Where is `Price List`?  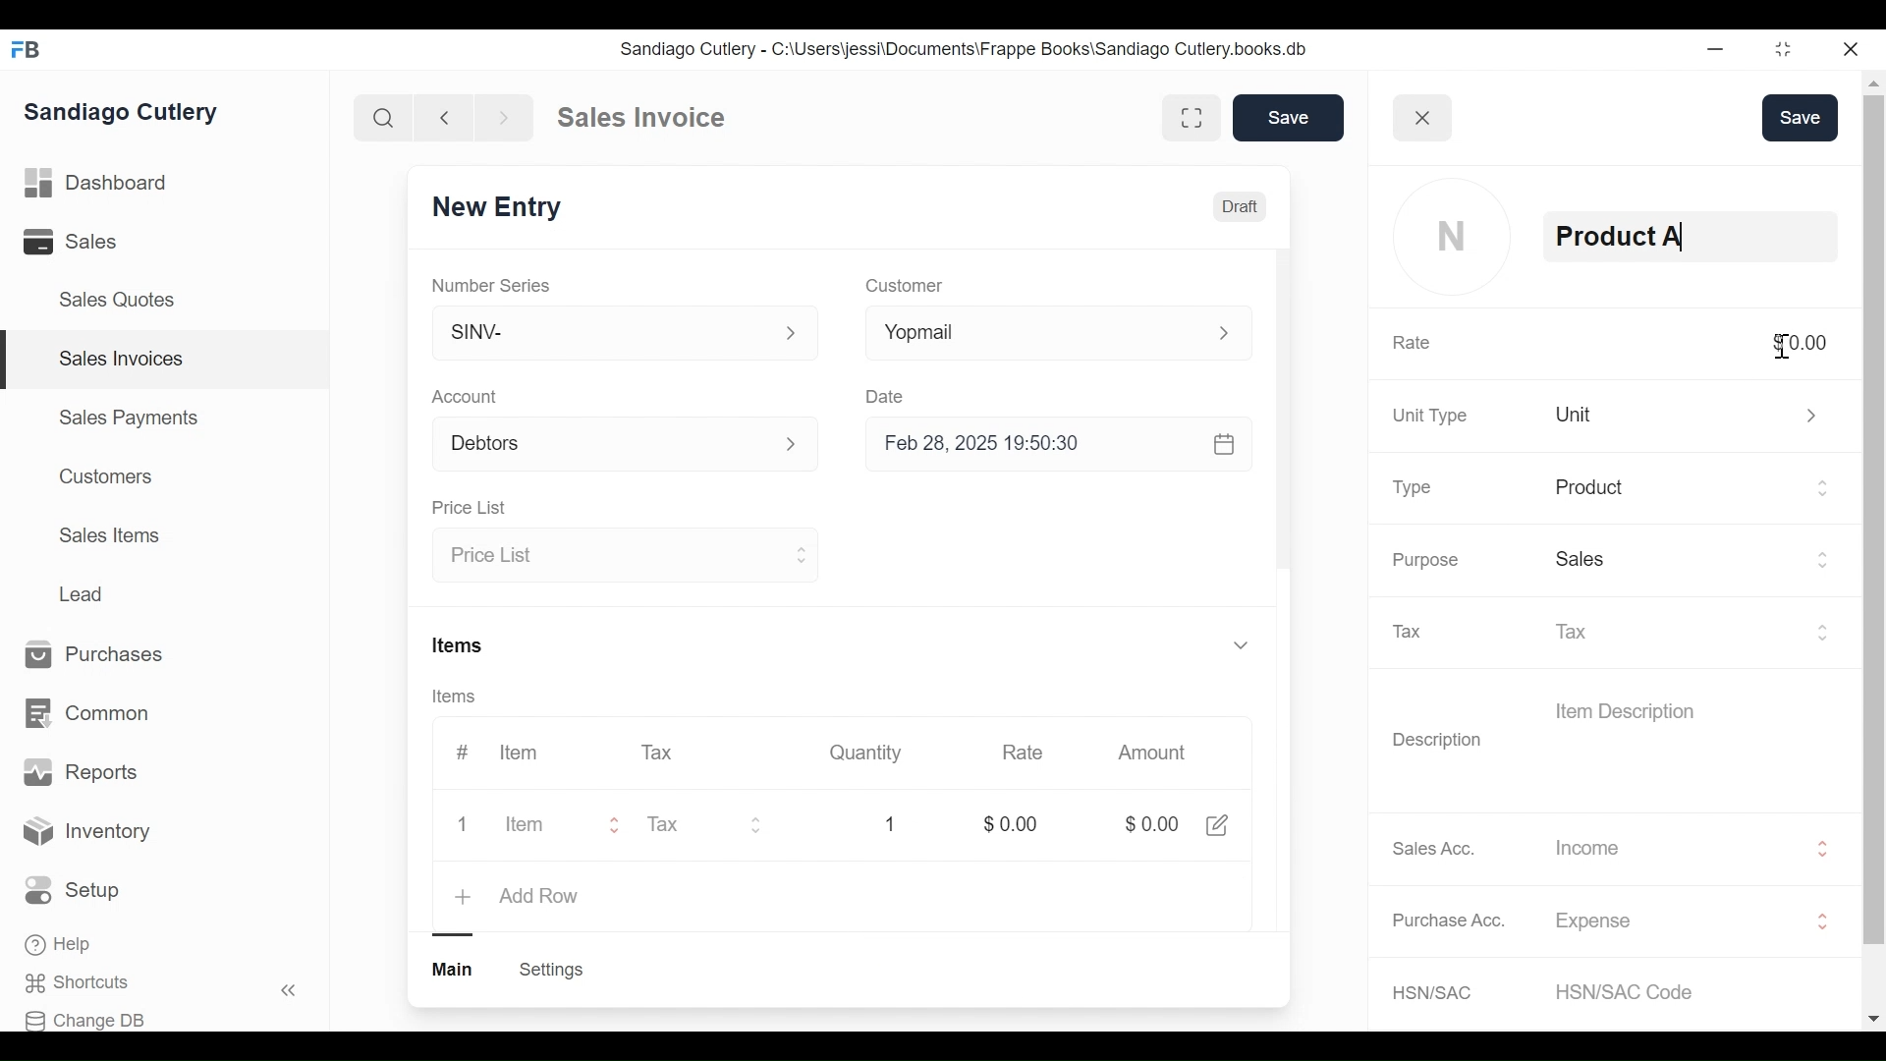 Price List is located at coordinates (469, 506).